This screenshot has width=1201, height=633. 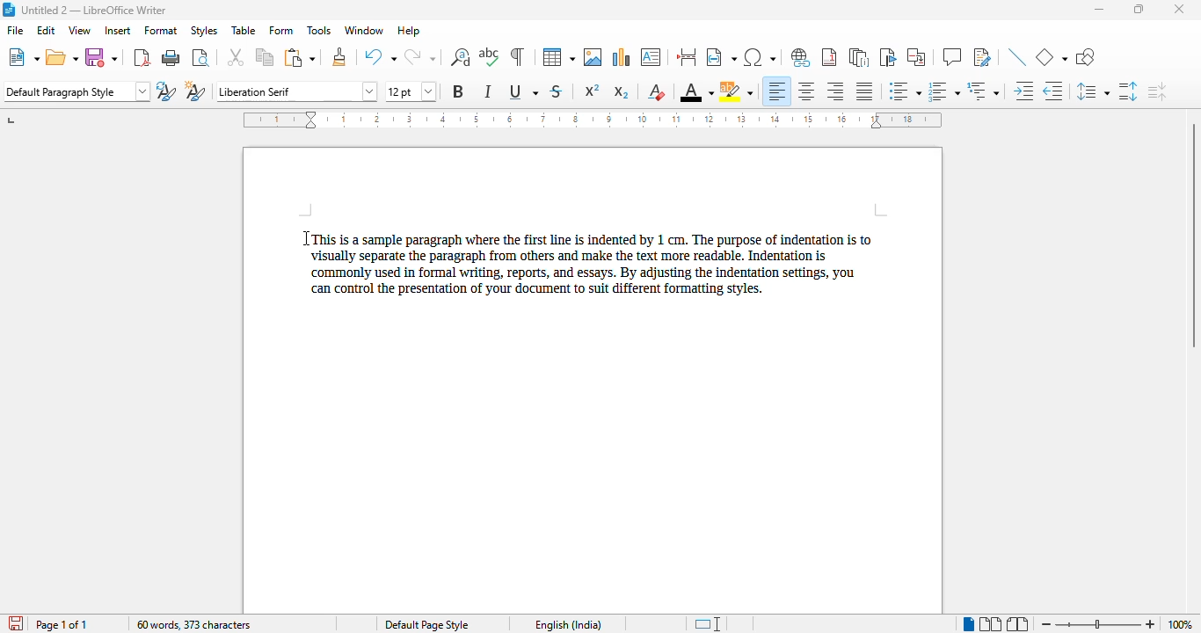 What do you see at coordinates (1101, 624) in the screenshot?
I see `zoom slider` at bounding box center [1101, 624].